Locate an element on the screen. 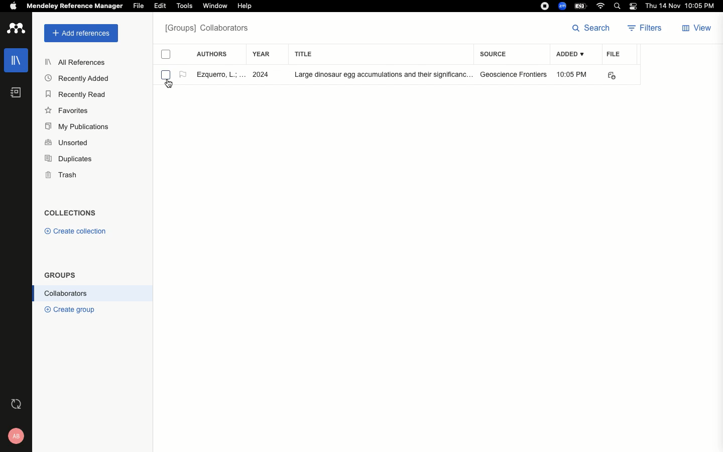 Image resolution: width=723 pixels, height=452 pixels. Unsorted is located at coordinates (68, 141).